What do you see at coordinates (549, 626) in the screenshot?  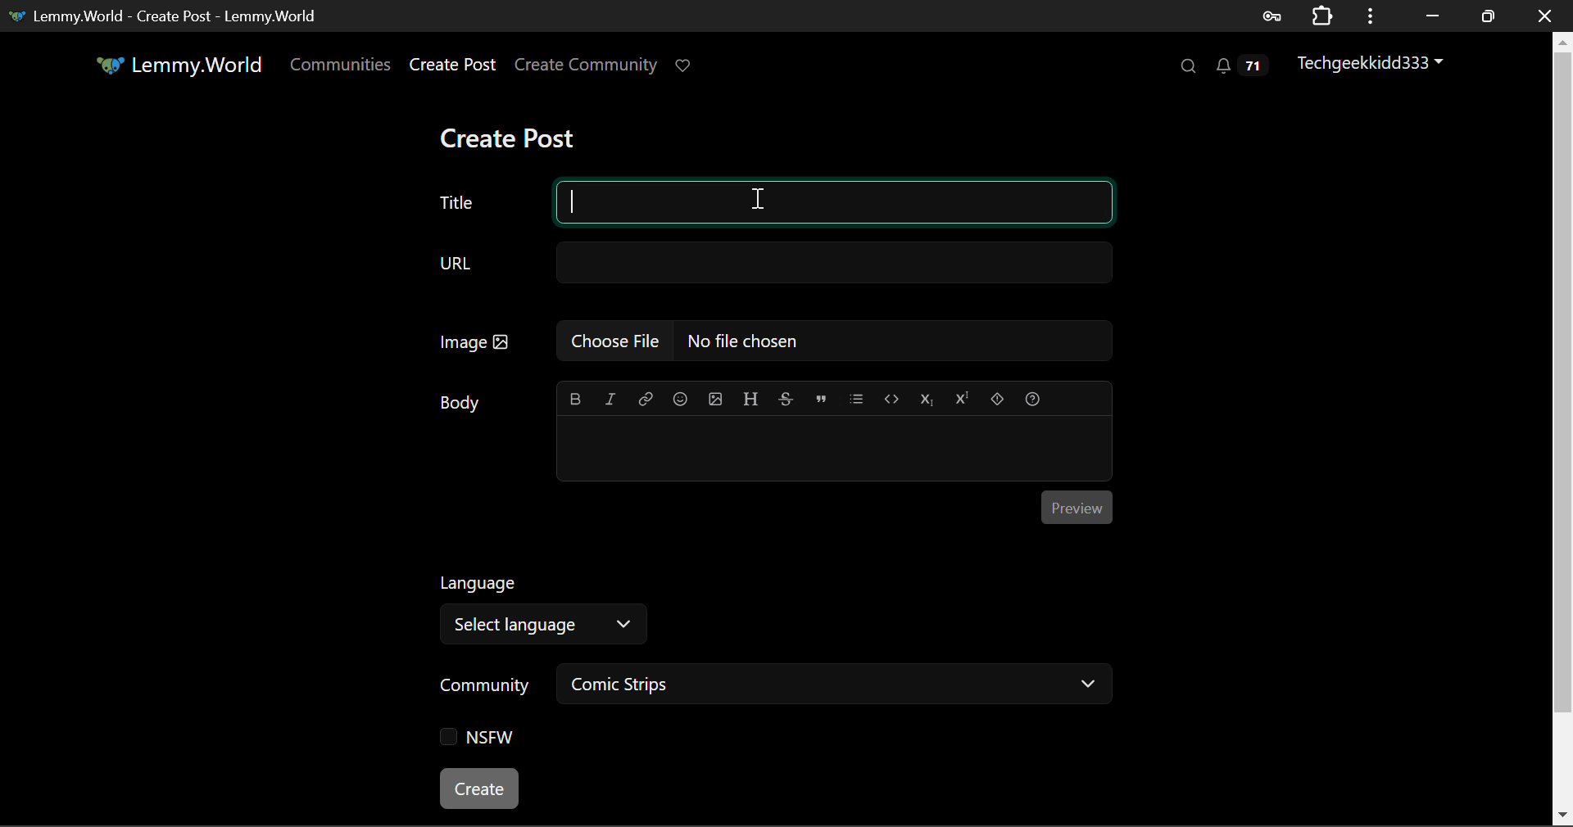 I see `Select Language` at bounding box center [549, 626].